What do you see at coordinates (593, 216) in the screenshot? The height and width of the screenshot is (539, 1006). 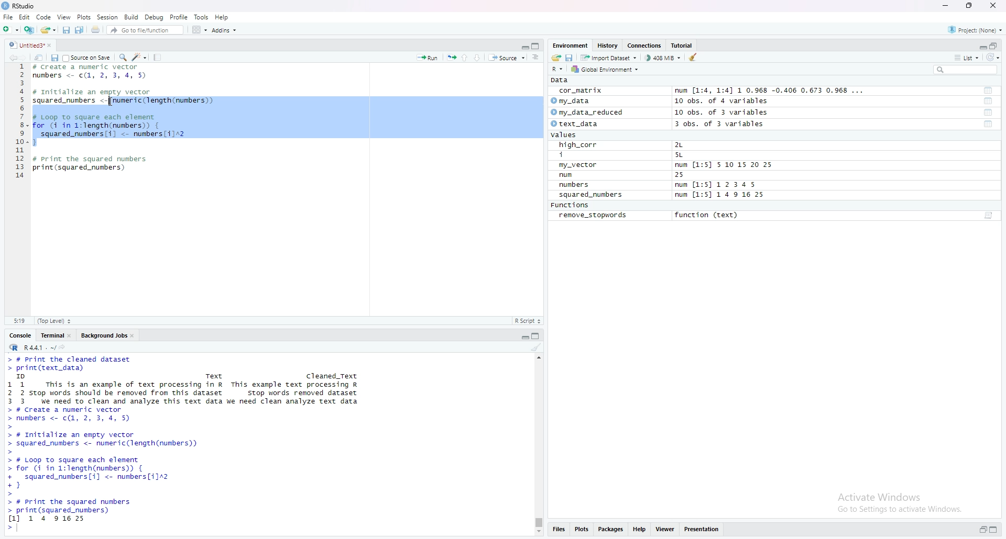 I see `remove_stopwords` at bounding box center [593, 216].